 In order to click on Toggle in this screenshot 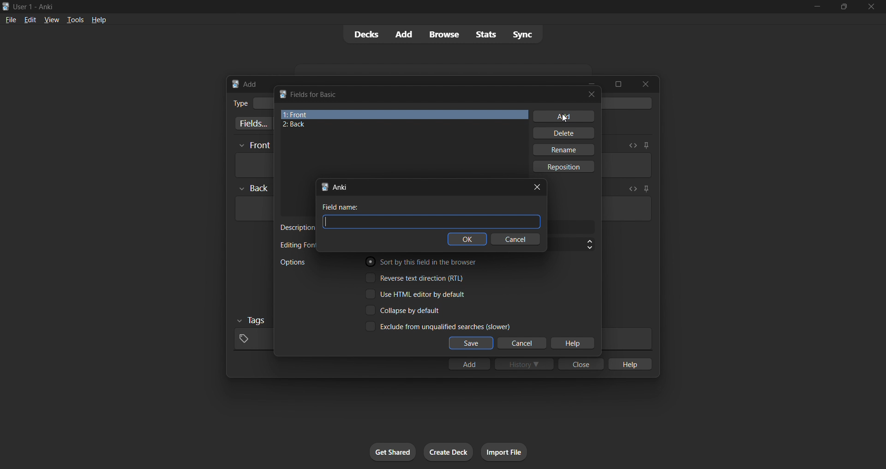, I will do `click(404, 310)`.